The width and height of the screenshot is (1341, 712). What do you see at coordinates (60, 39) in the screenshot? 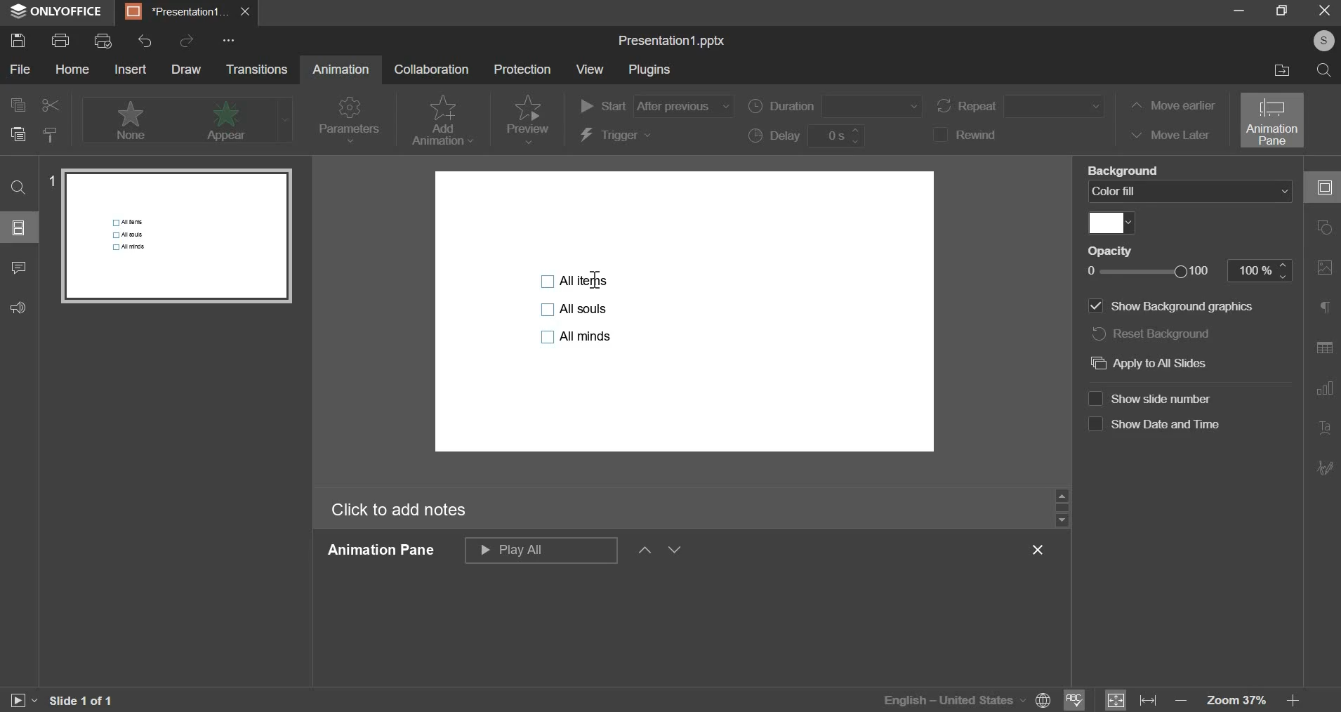
I see `print` at bounding box center [60, 39].